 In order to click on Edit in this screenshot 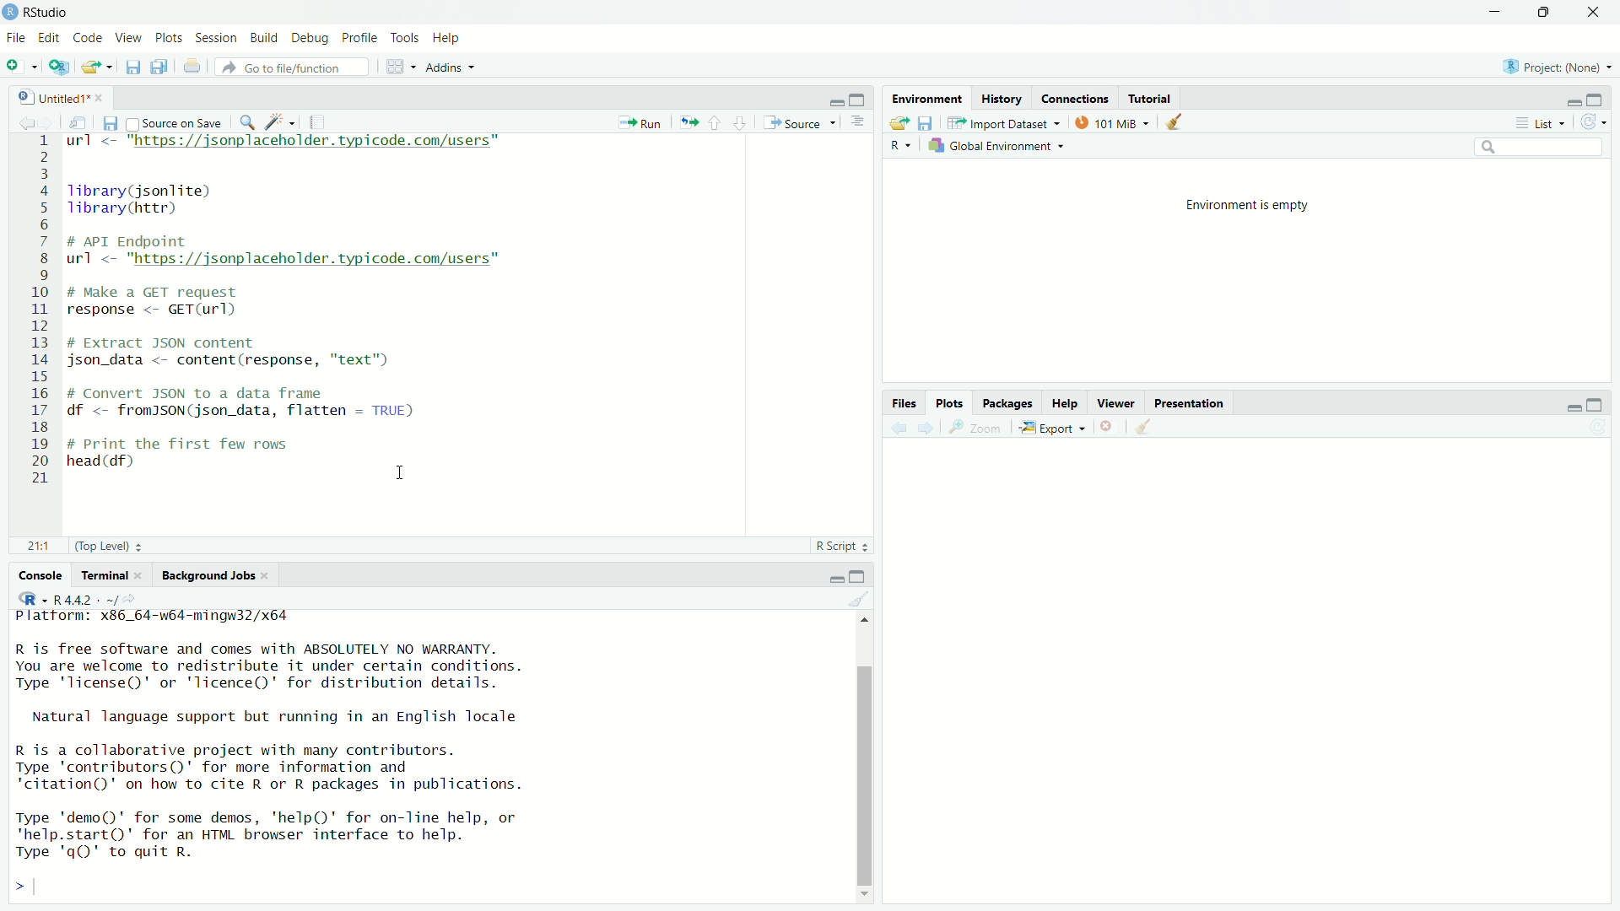, I will do `click(48, 39)`.